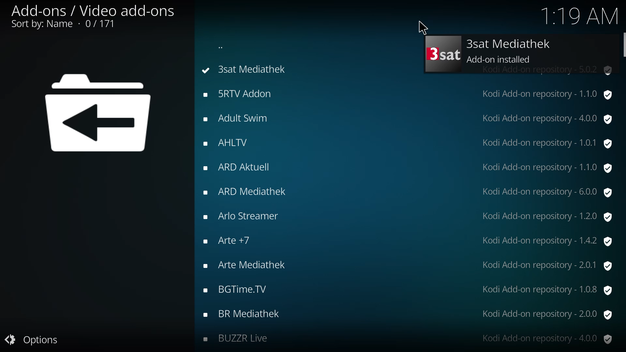 This screenshot has width=626, height=352. Describe the element at coordinates (545, 95) in the screenshot. I see `version` at that location.